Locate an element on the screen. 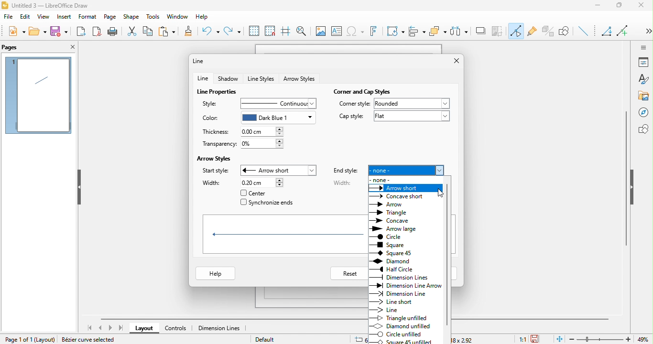  insert is located at coordinates (63, 18).